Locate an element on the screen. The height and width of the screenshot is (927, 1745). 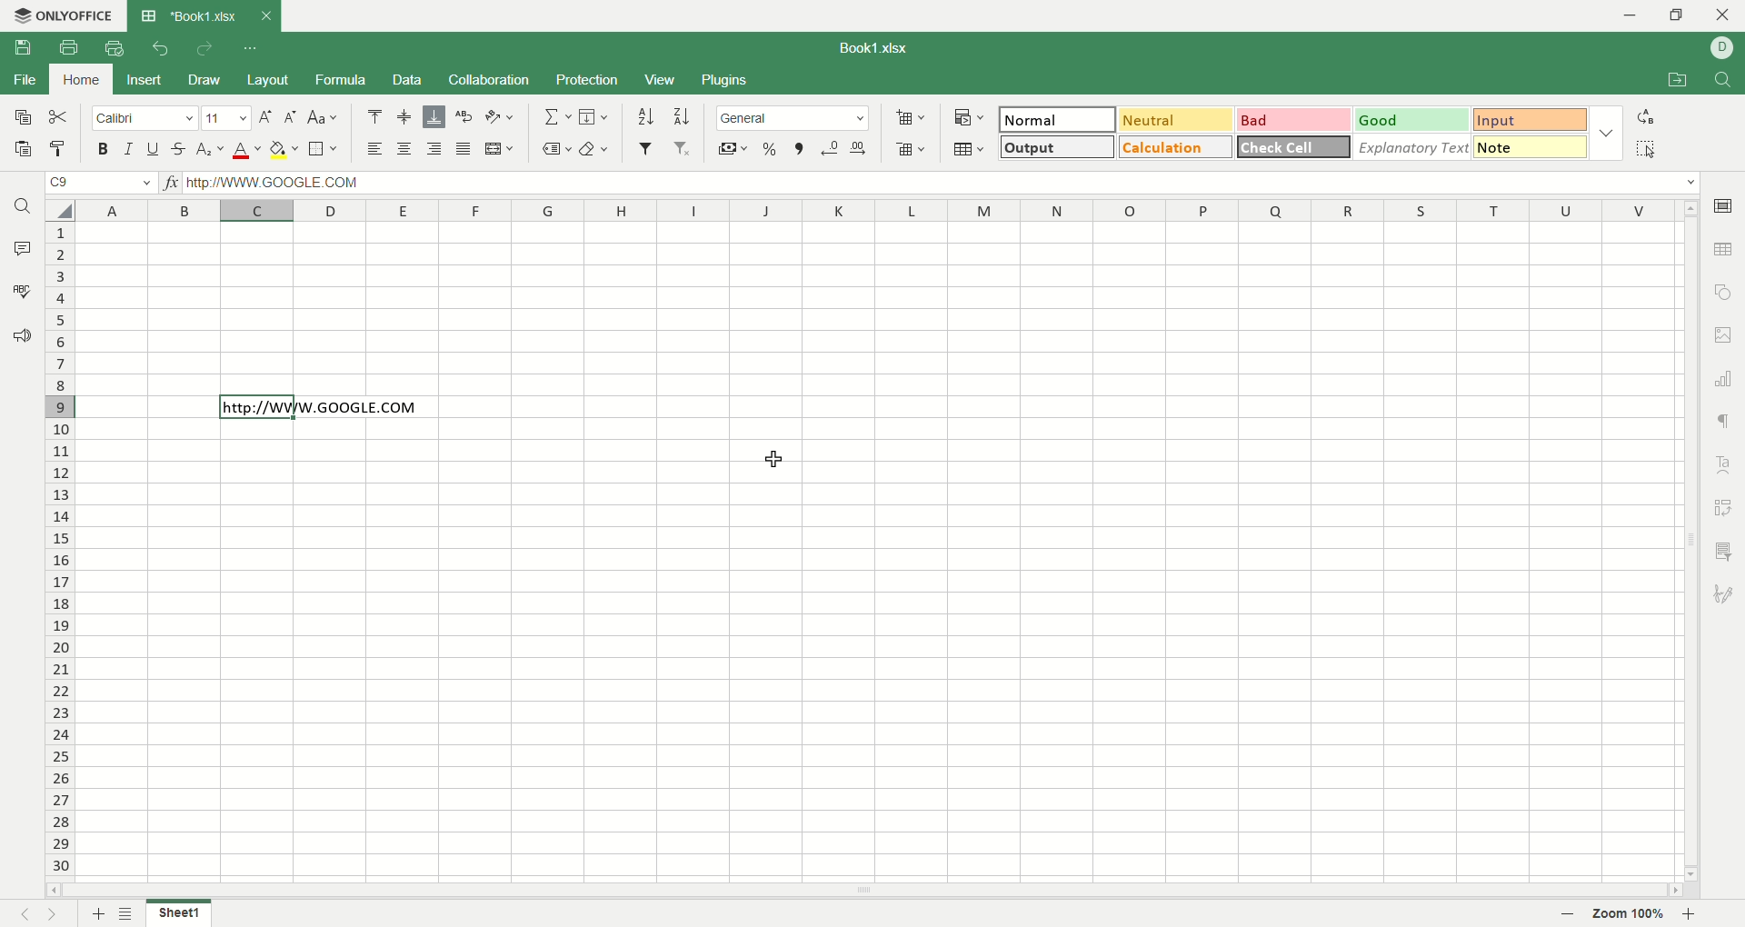
insert is located at coordinates (144, 81).